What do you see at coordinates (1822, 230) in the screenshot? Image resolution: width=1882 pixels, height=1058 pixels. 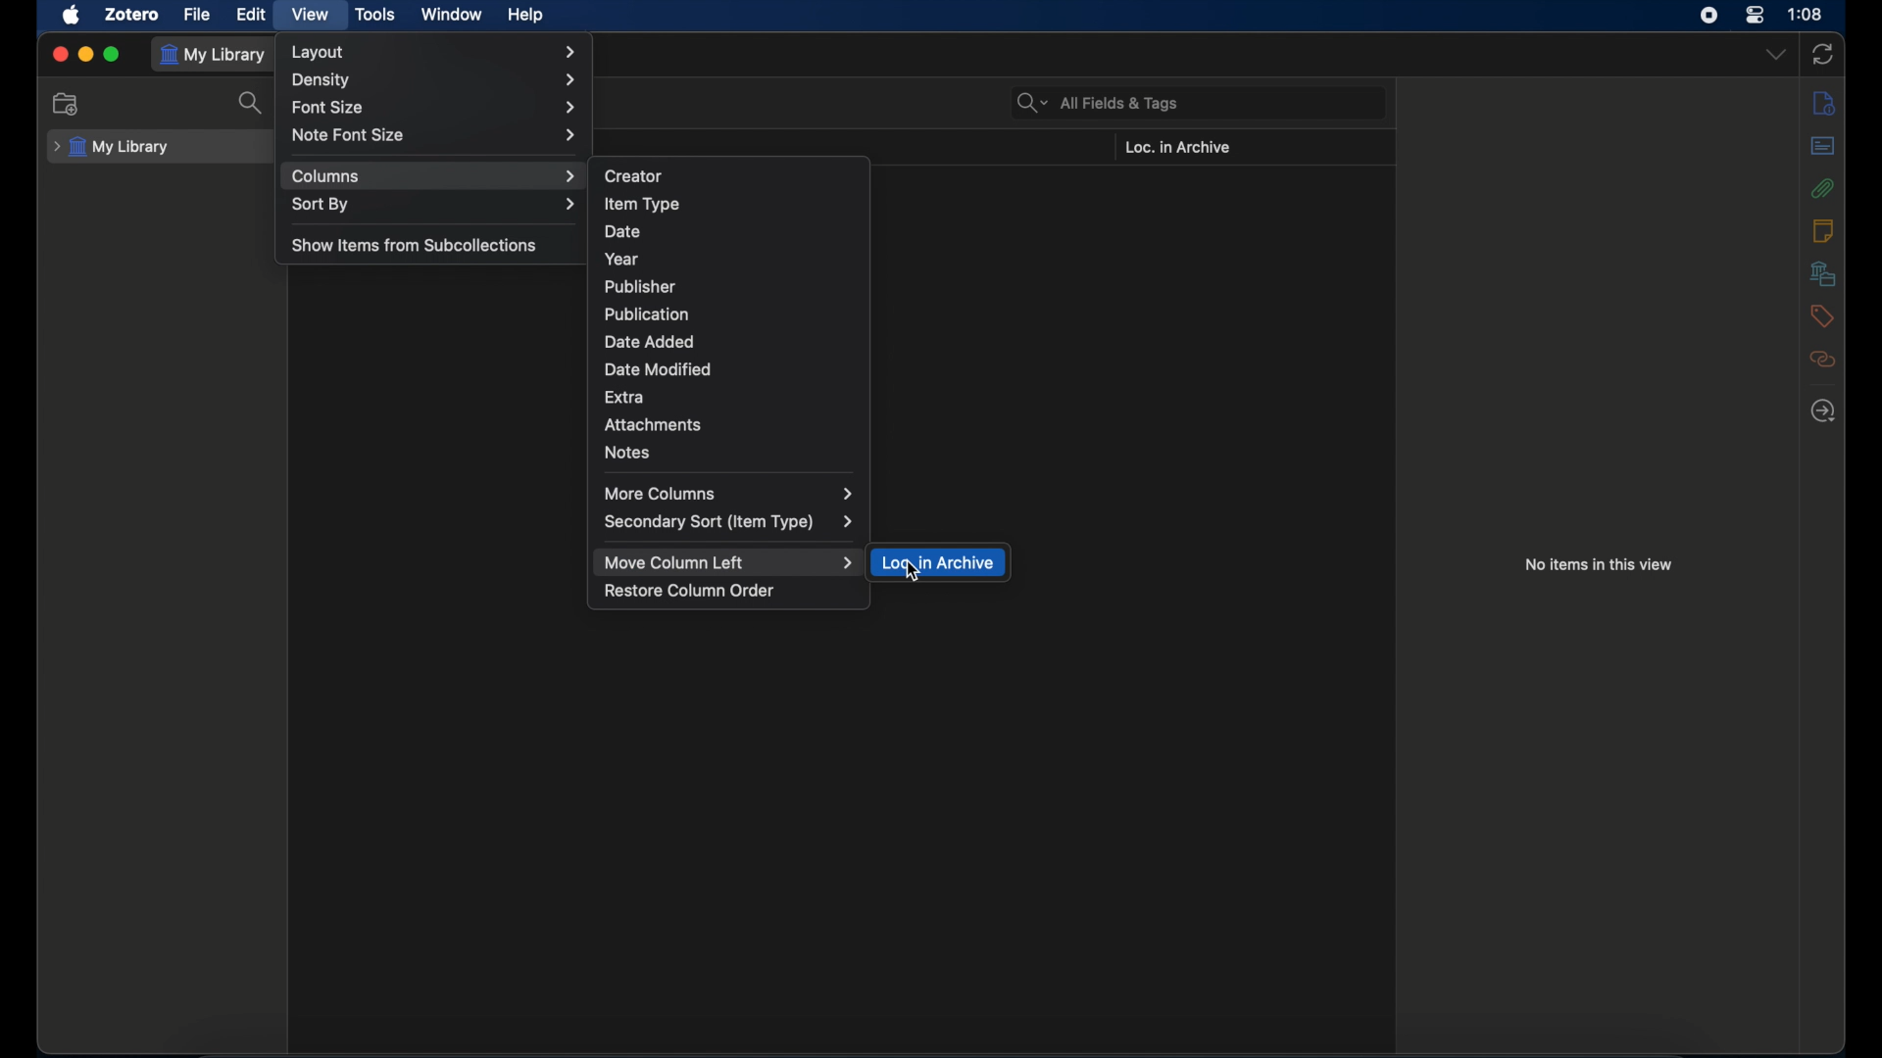 I see `notes` at bounding box center [1822, 230].